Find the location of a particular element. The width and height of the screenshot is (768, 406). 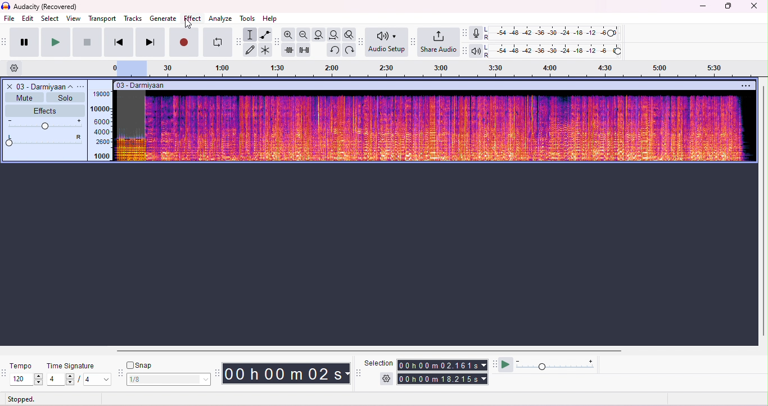

share audio is located at coordinates (438, 42).